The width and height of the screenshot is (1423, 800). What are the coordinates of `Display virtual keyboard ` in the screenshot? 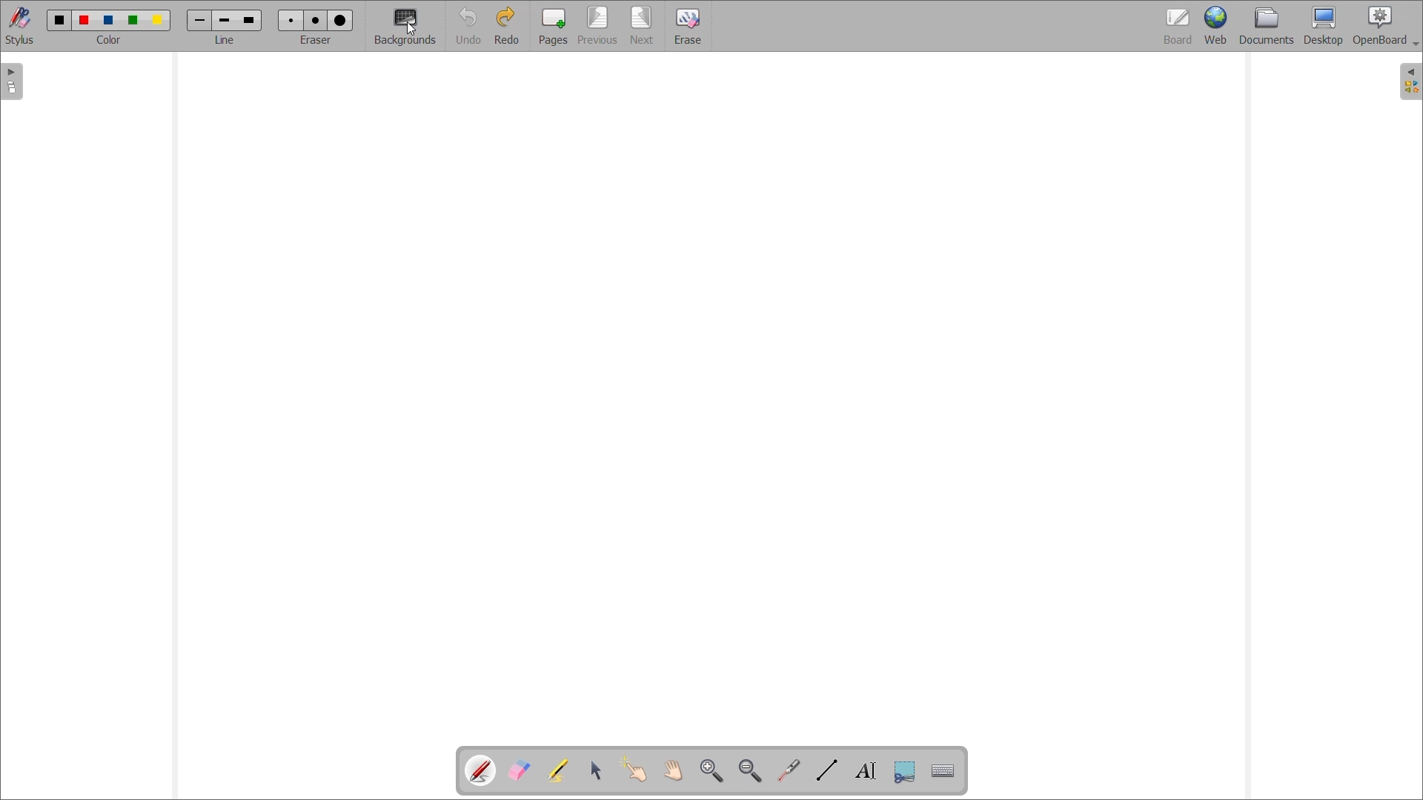 It's located at (943, 771).